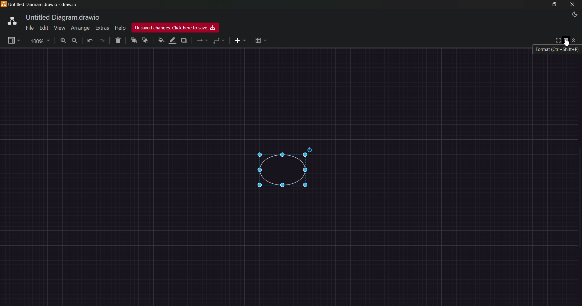  I want to click on full screen, so click(557, 40).